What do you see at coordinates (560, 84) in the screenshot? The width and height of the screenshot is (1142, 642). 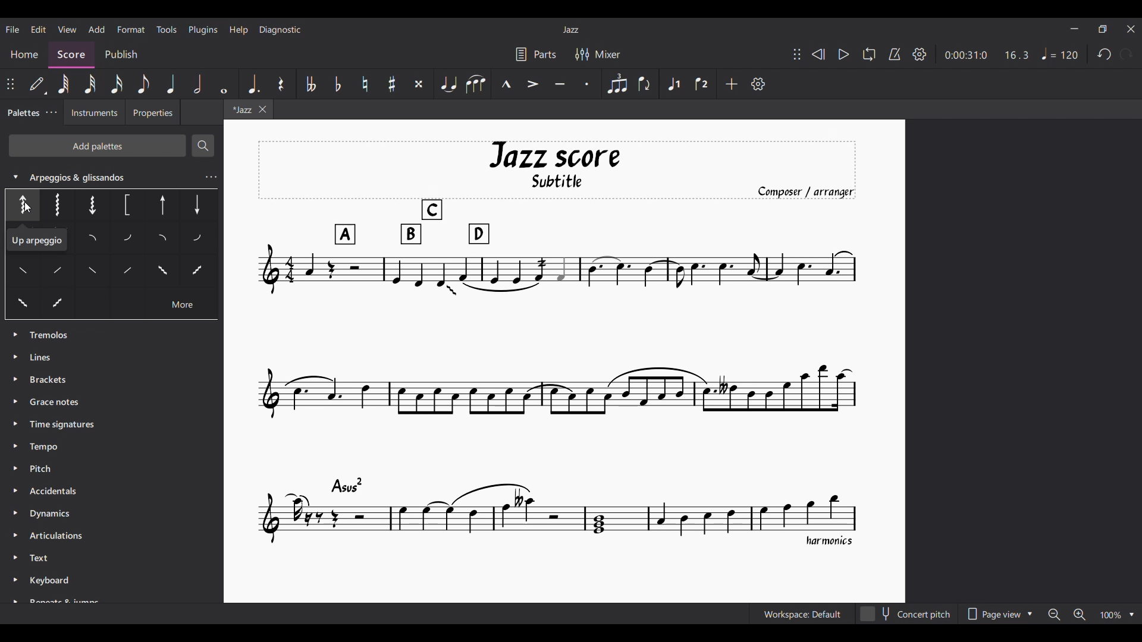 I see `Tenuto` at bounding box center [560, 84].